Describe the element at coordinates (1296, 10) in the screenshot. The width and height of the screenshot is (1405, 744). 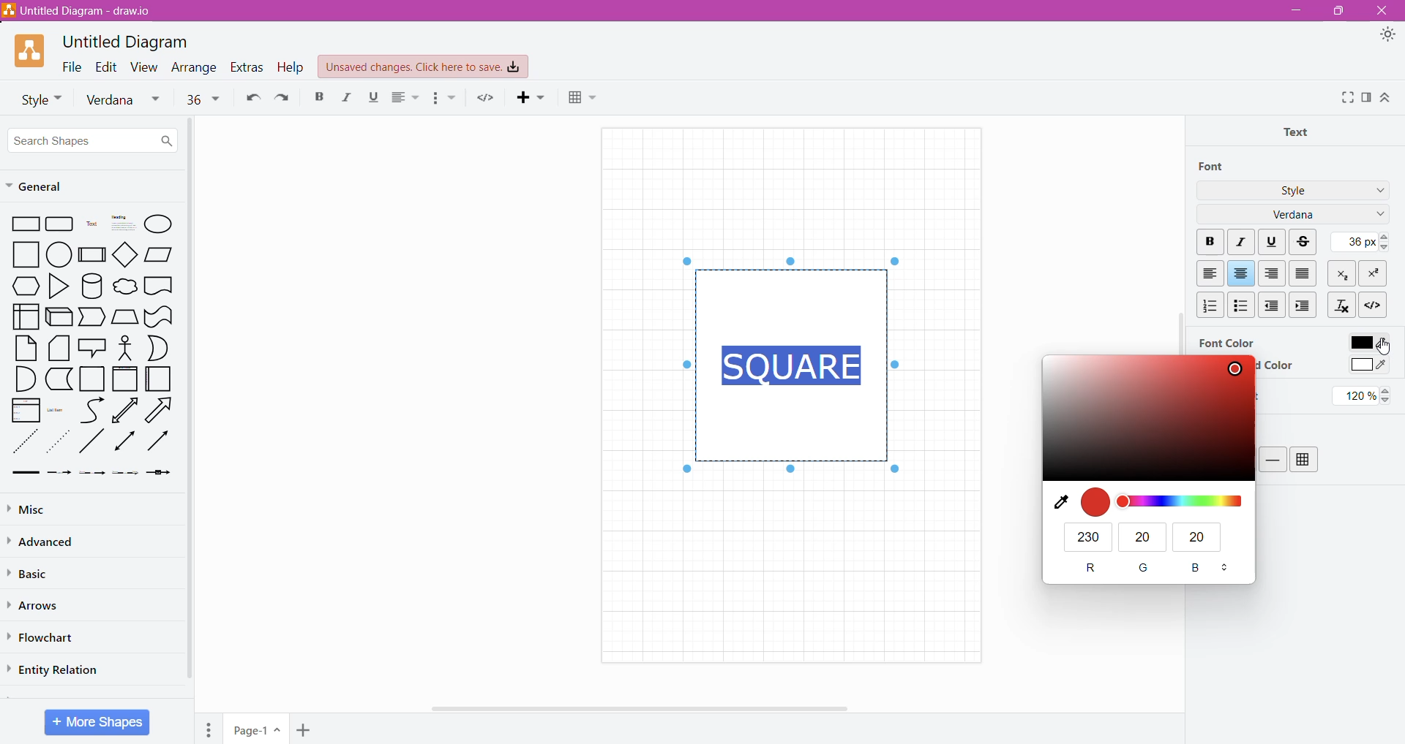
I see `Minimize` at that location.